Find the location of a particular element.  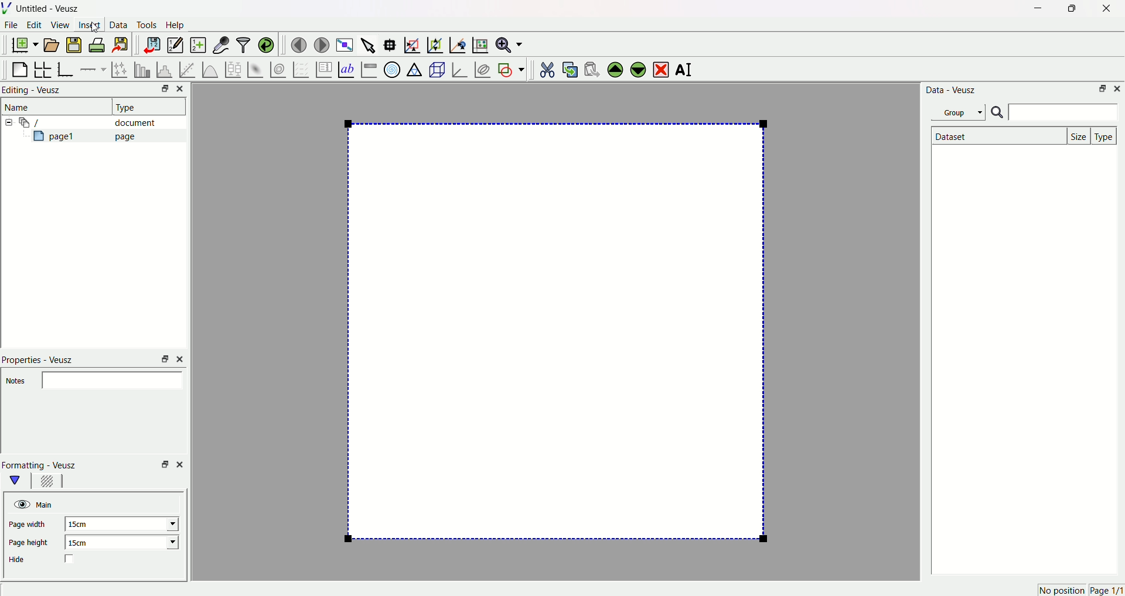

histogram is located at coordinates (163, 68).